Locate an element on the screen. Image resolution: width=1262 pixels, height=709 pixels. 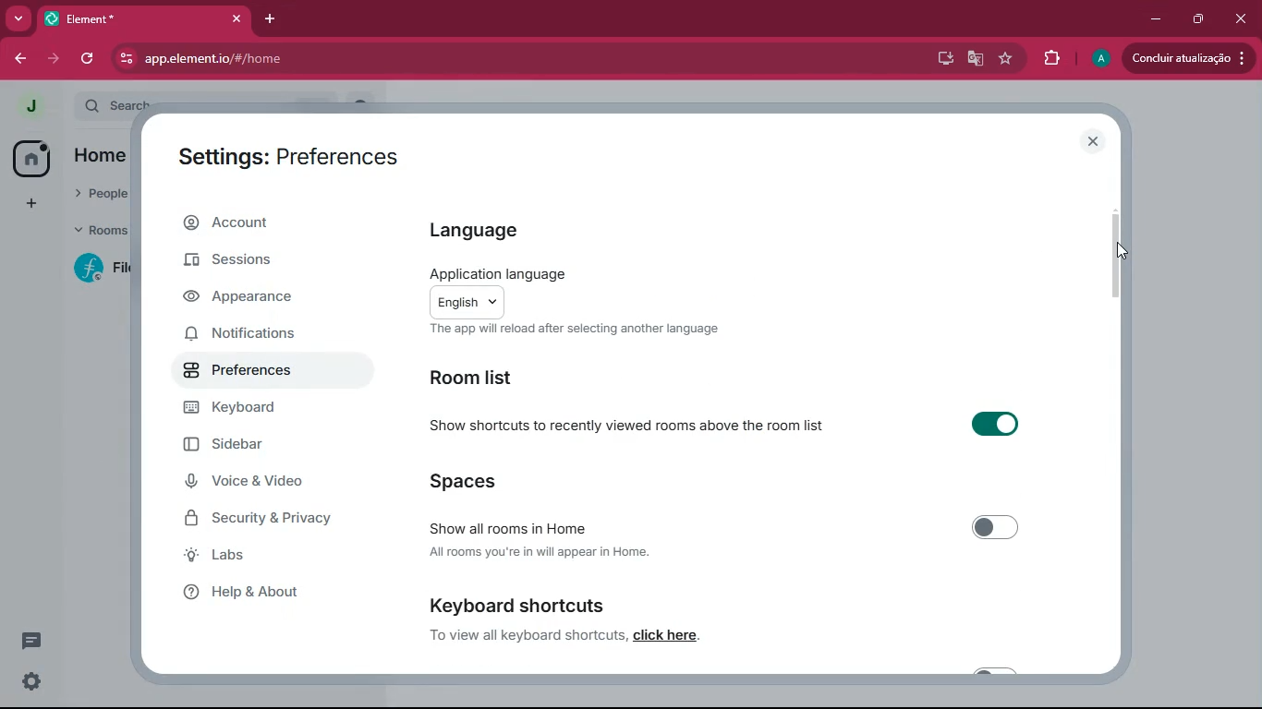
element* is located at coordinates (105, 18).